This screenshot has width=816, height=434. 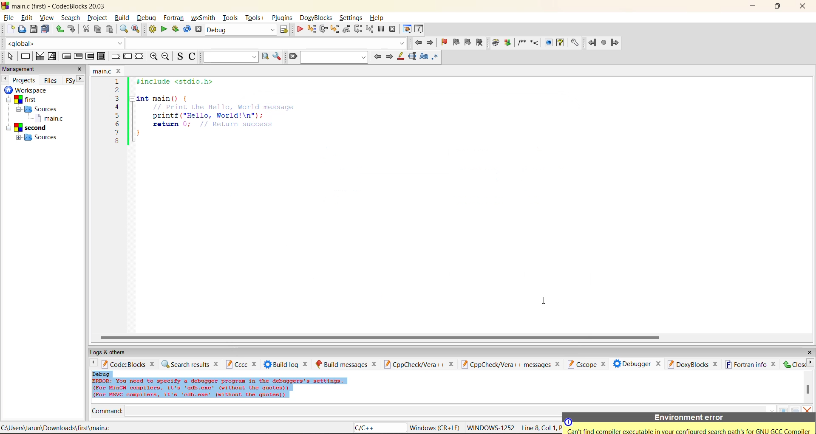 I want to click on files, so click(x=51, y=80).